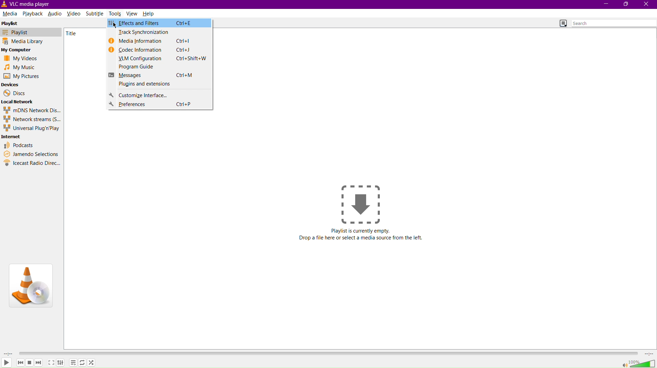 The width and height of the screenshot is (657, 368). What do you see at coordinates (626, 4) in the screenshot?
I see `Maximize` at bounding box center [626, 4].